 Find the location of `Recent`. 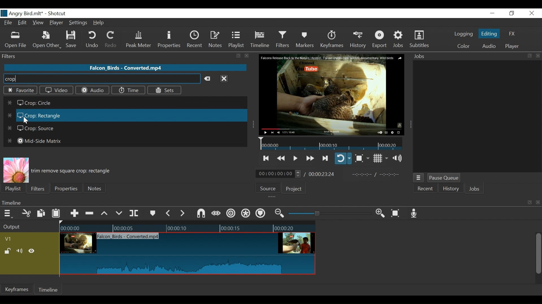

Recent is located at coordinates (196, 39).